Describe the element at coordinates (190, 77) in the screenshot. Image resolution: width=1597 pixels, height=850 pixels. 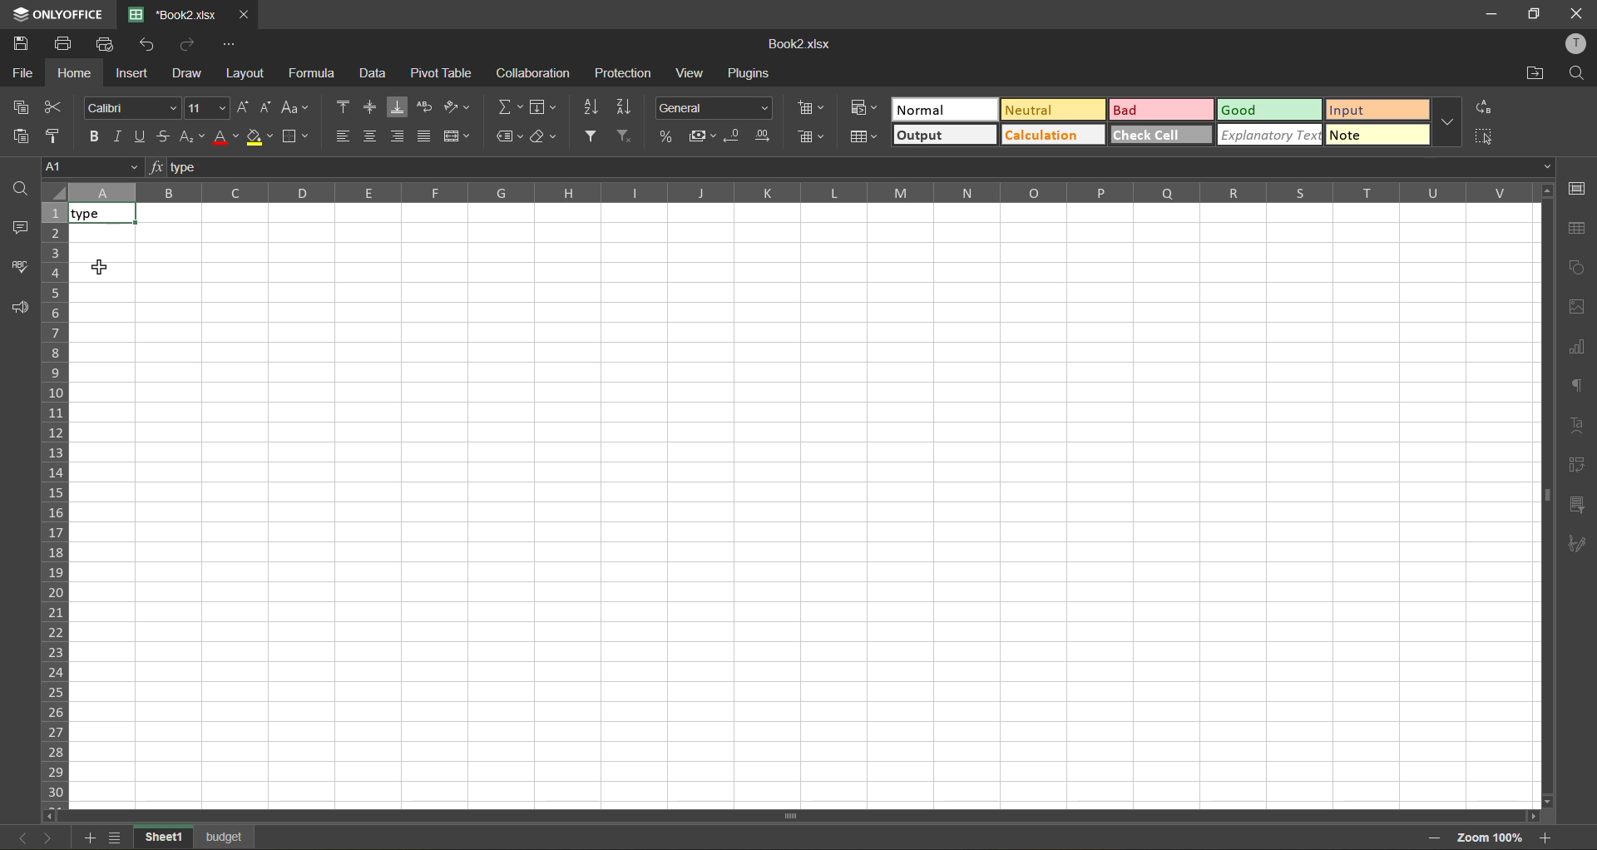
I see `draw` at that location.